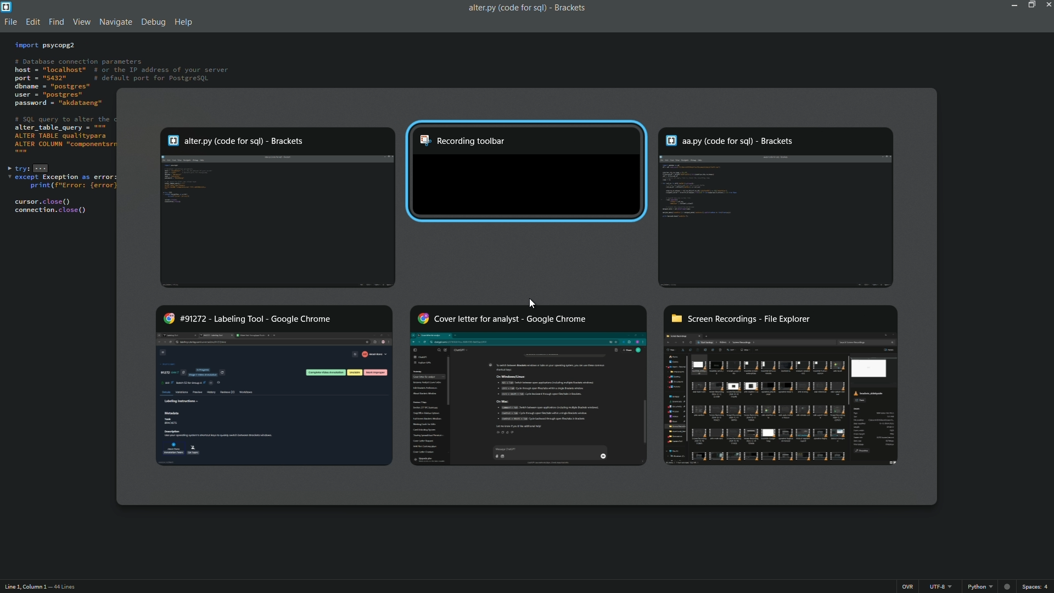 The width and height of the screenshot is (1054, 593). I want to click on space 4, so click(1037, 586).